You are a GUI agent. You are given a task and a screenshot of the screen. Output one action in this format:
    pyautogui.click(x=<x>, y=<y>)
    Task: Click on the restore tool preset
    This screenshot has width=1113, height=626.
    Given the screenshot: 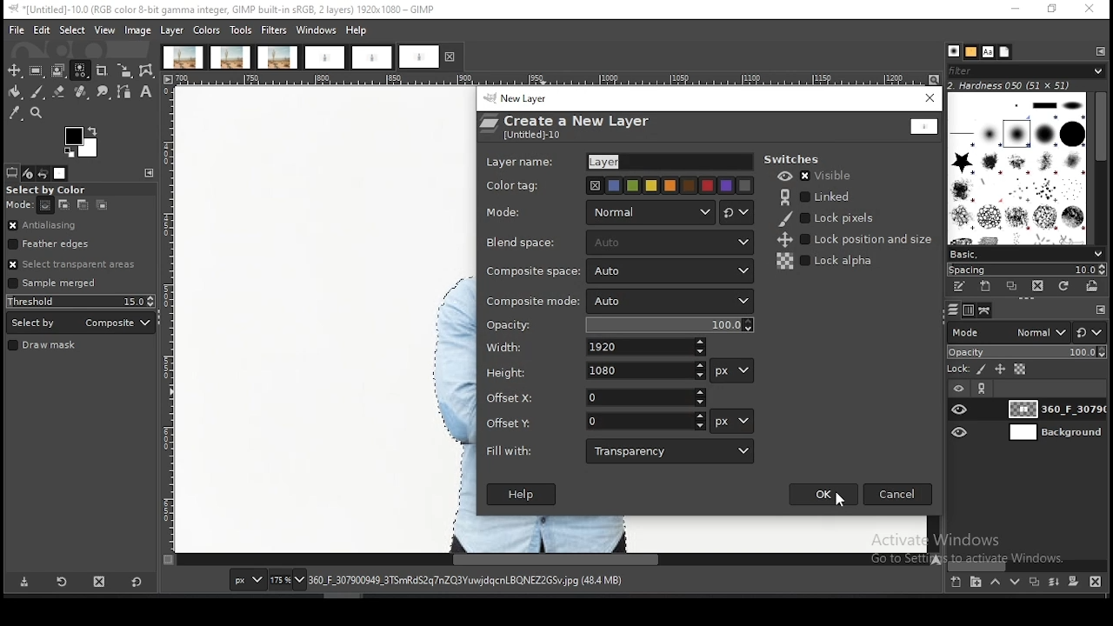 What is the action you would take?
    pyautogui.click(x=63, y=581)
    